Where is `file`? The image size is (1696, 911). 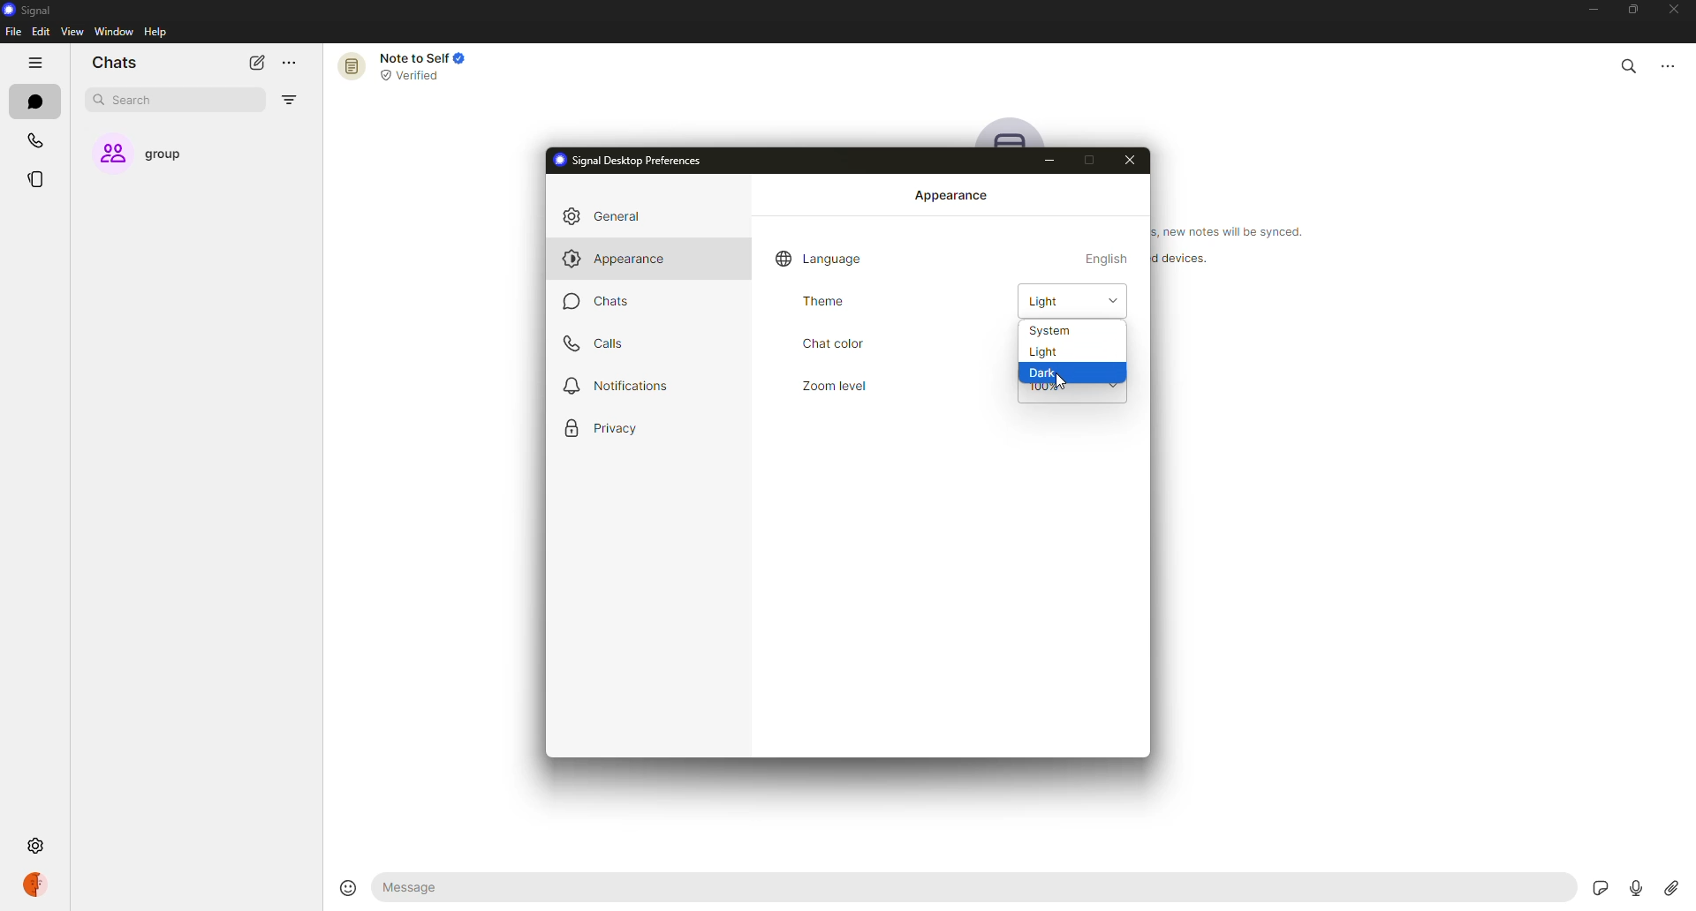
file is located at coordinates (12, 33).